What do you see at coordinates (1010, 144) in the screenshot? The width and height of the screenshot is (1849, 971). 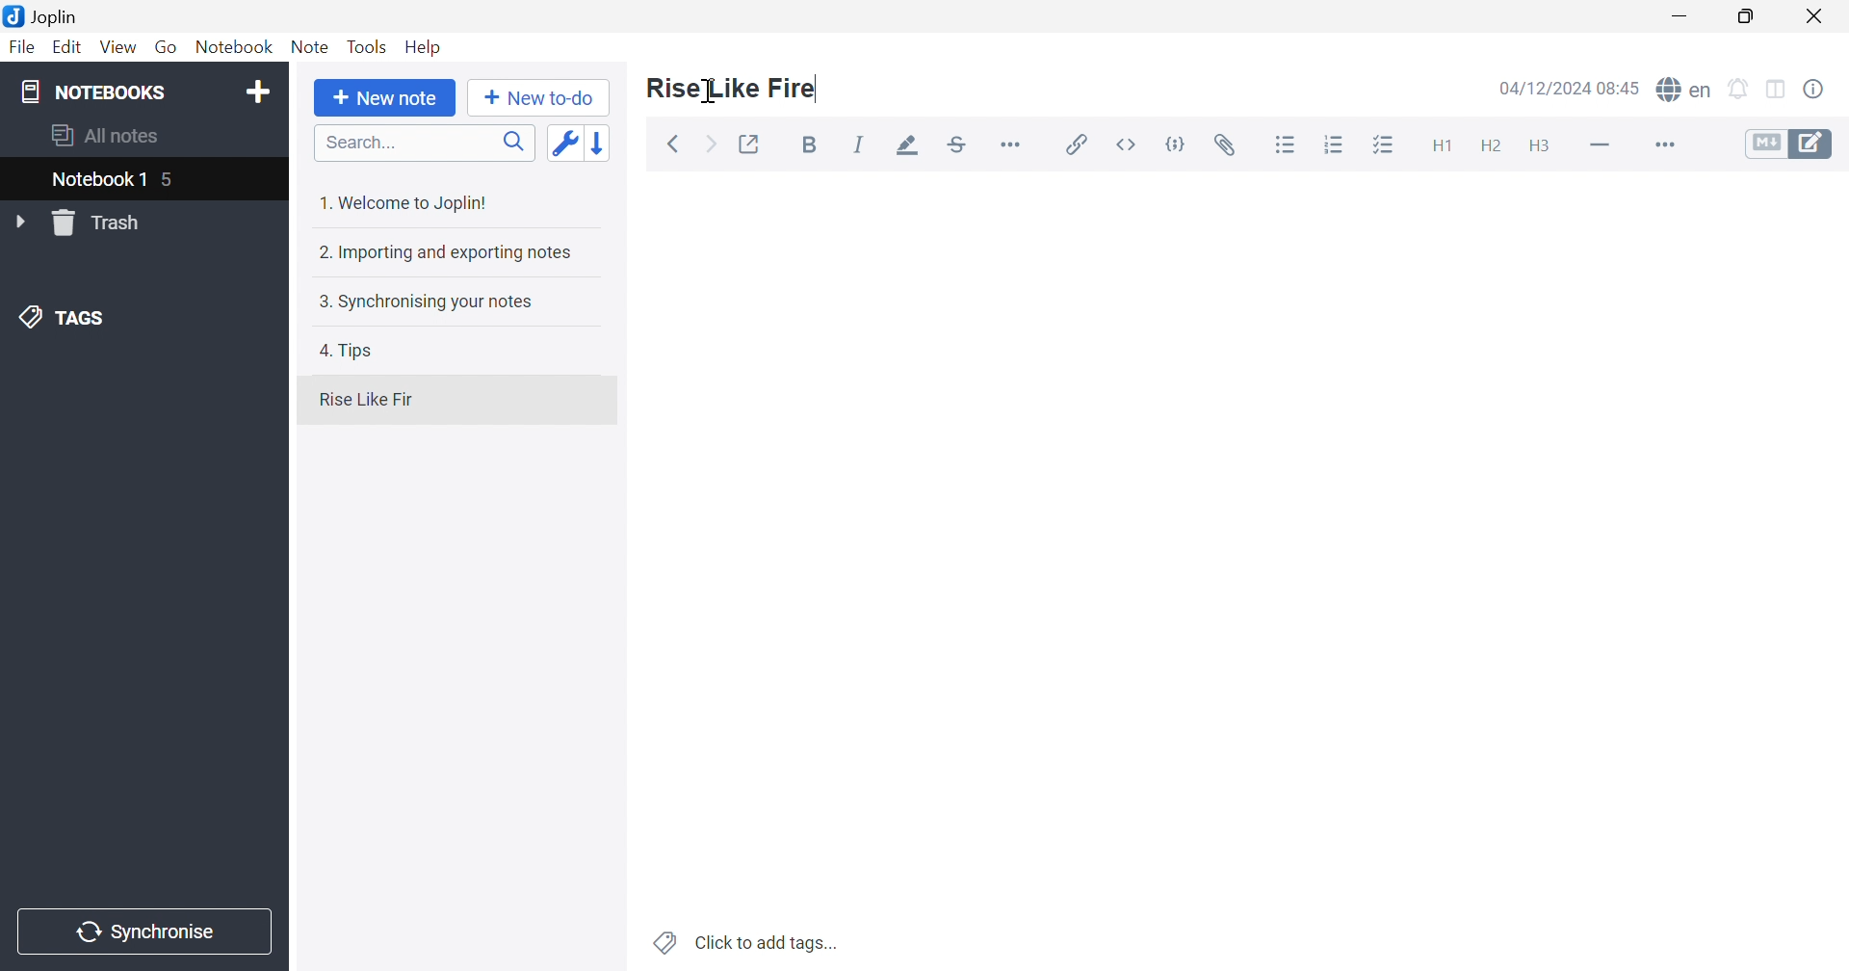 I see `Horizontal` at bounding box center [1010, 144].